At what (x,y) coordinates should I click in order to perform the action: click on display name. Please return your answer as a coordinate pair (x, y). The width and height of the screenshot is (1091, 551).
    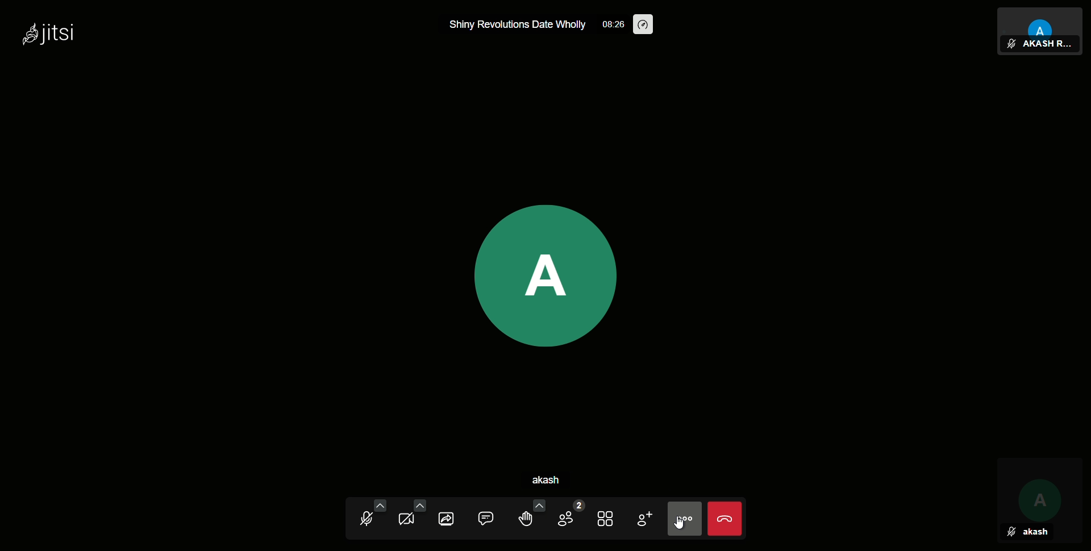
    Looking at the image, I should click on (558, 480).